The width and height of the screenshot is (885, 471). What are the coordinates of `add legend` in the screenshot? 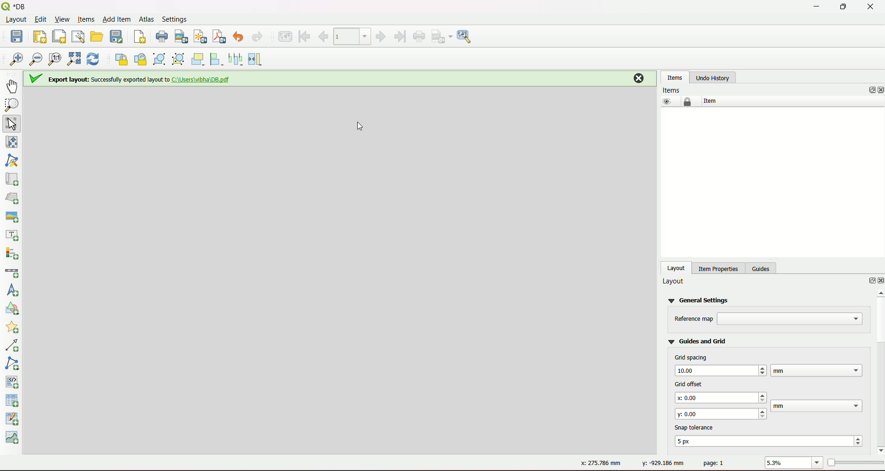 It's located at (13, 254).